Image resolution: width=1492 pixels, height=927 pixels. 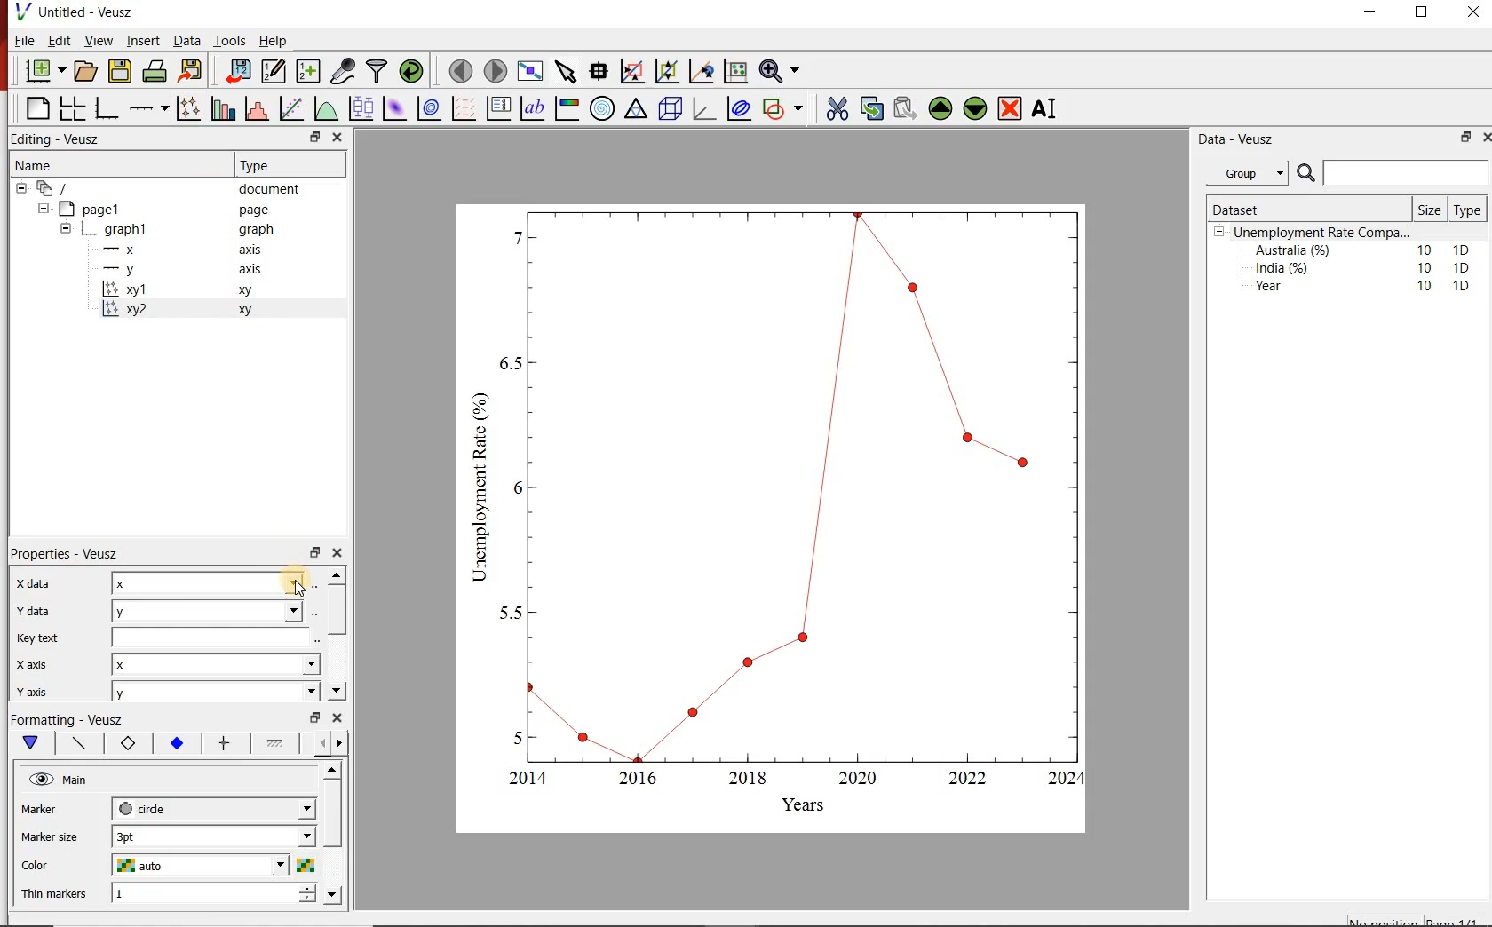 What do you see at coordinates (214, 664) in the screenshot?
I see `x` at bounding box center [214, 664].